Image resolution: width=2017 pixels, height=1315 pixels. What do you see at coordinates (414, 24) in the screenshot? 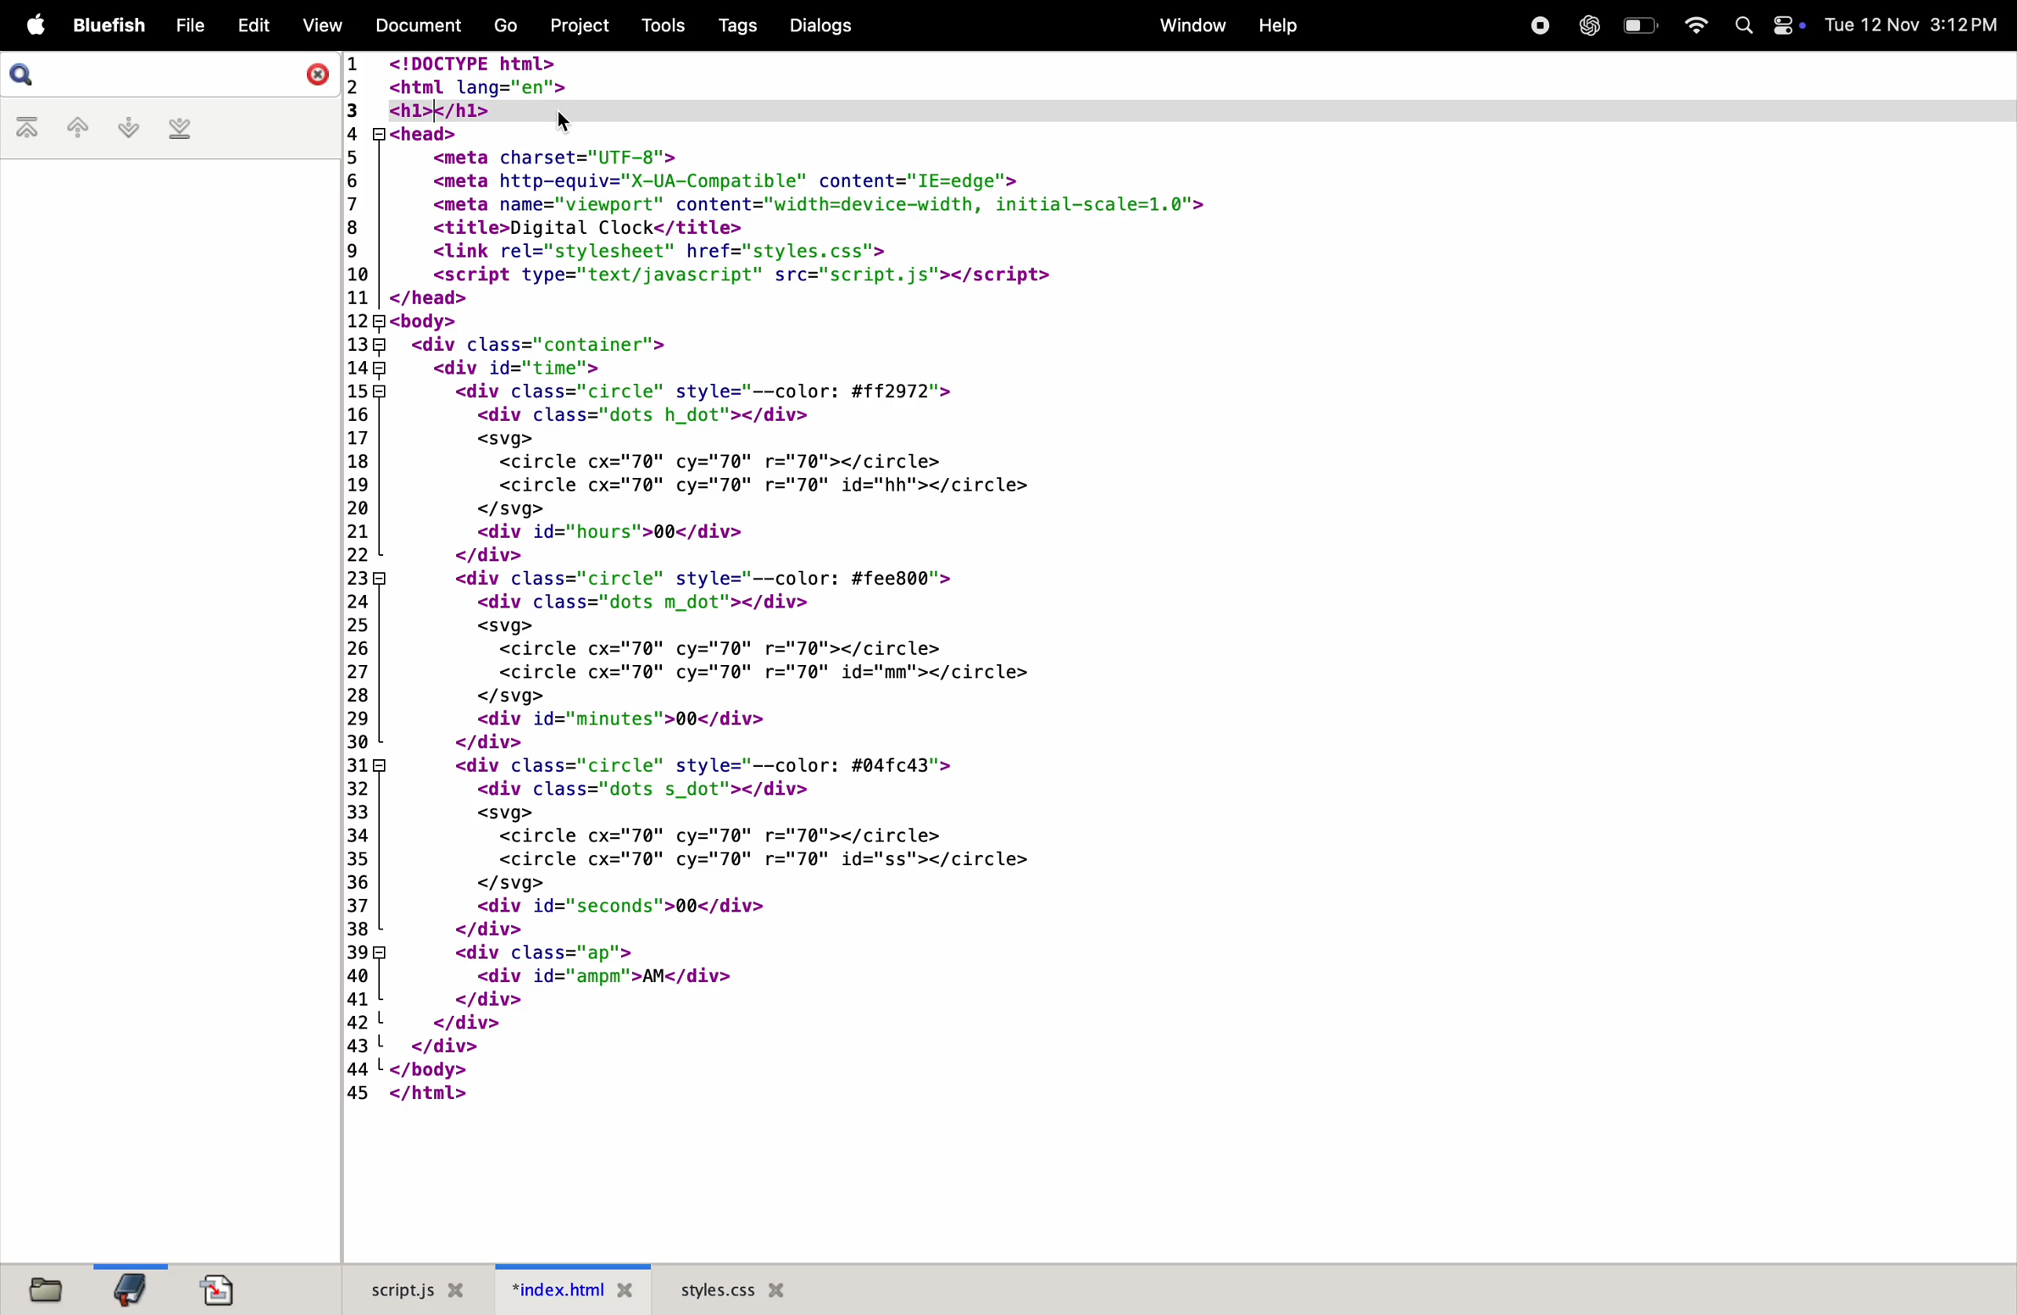
I see `document` at bounding box center [414, 24].